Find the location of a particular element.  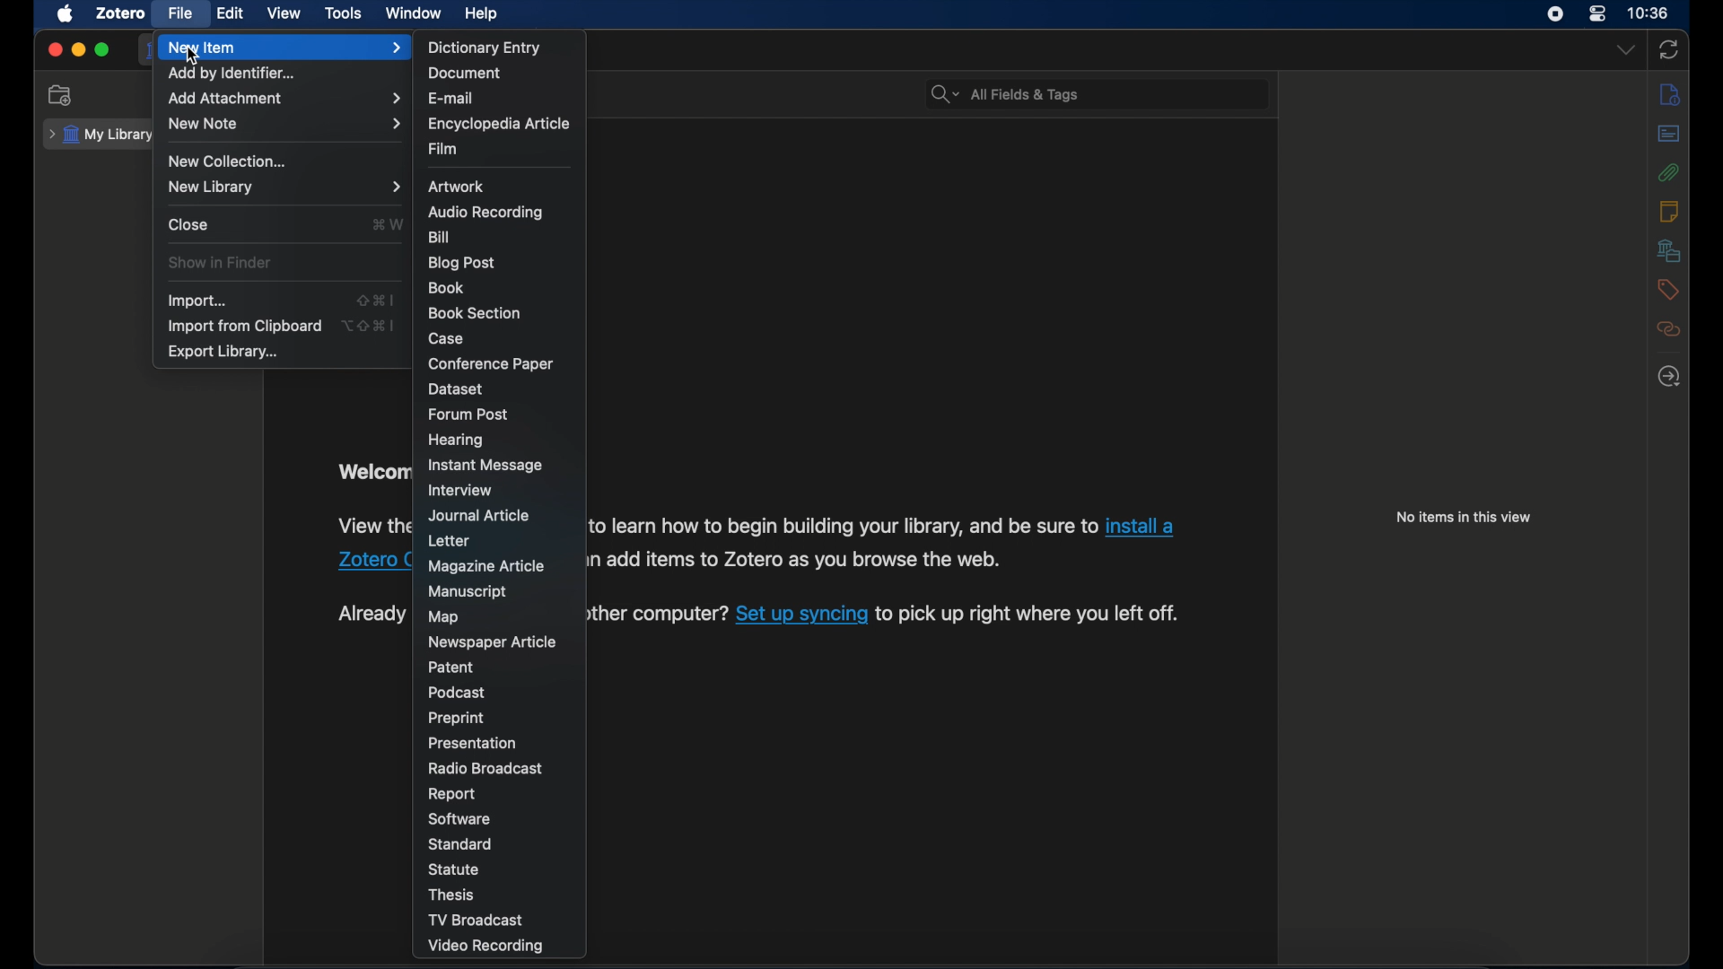

software is located at coordinates (459, 818).